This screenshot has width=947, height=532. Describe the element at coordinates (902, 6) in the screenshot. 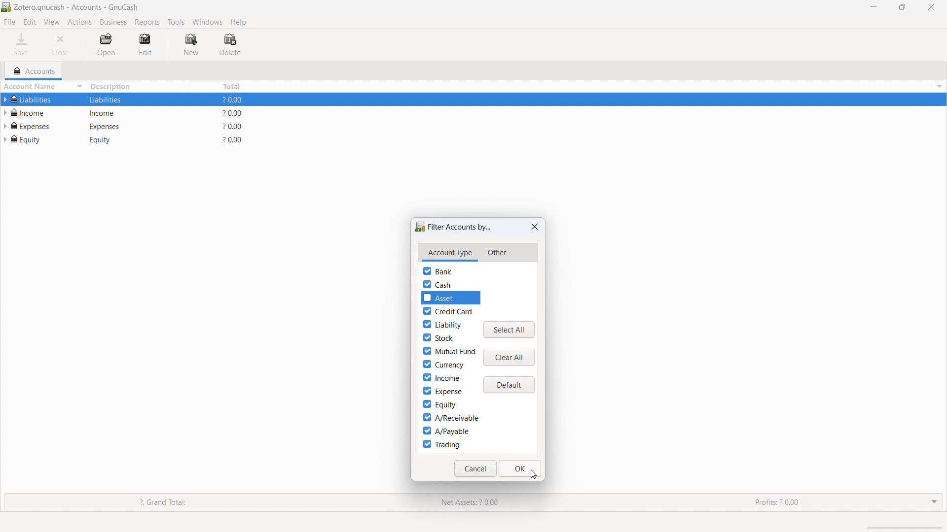

I see `maximize` at that location.